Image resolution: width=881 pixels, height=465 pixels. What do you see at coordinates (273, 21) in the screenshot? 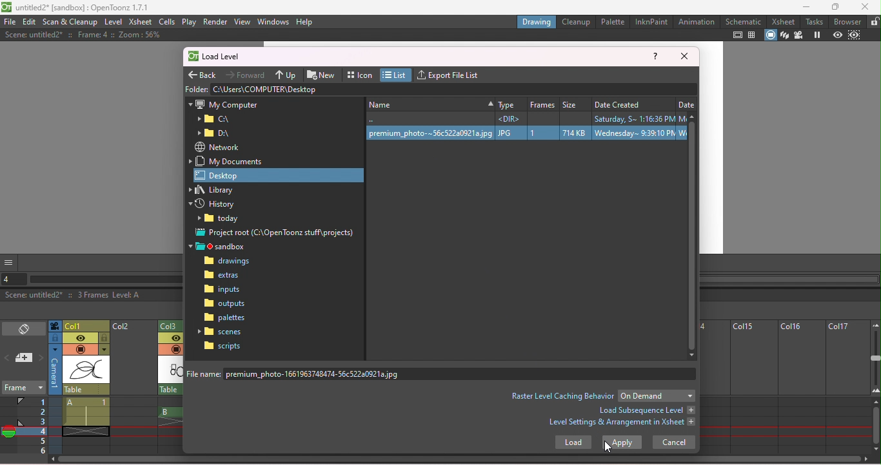
I see `Windows` at bounding box center [273, 21].